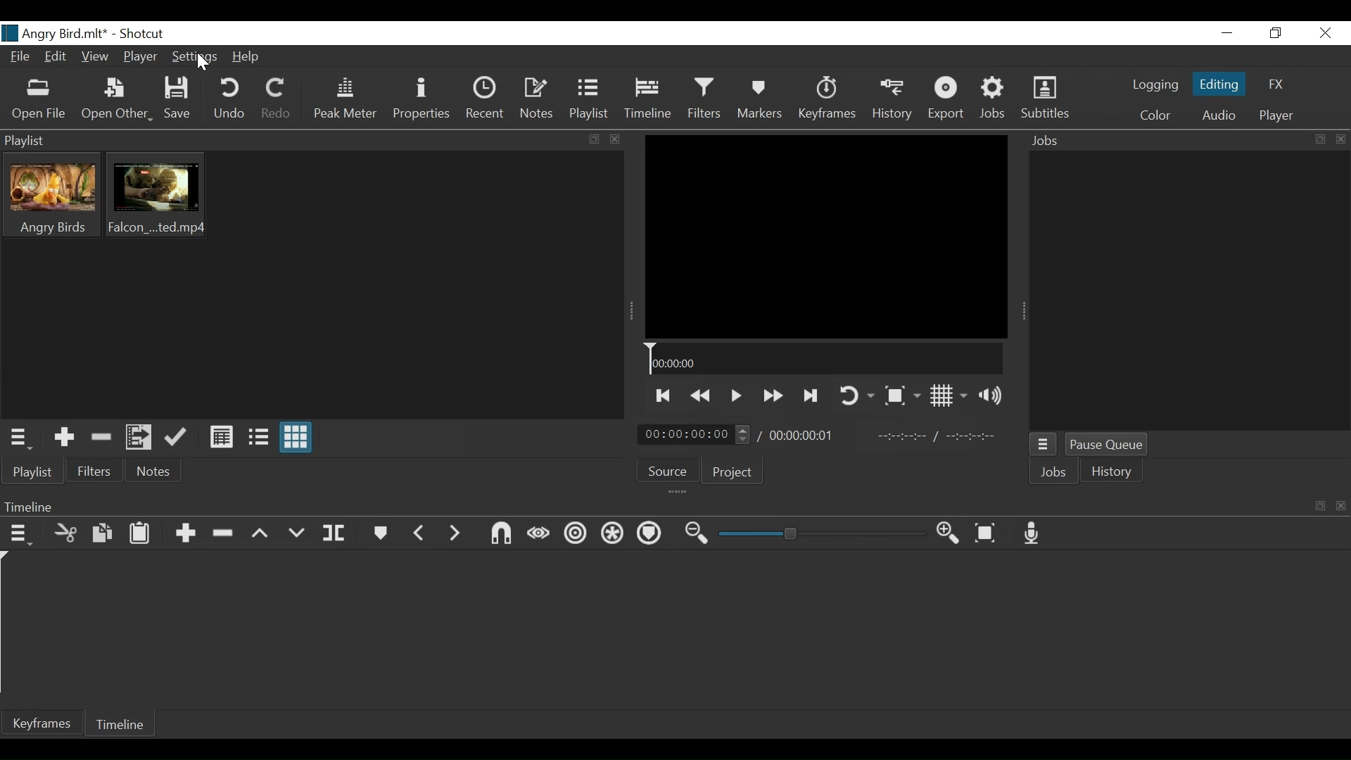  I want to click on Update, so click(177, 438).